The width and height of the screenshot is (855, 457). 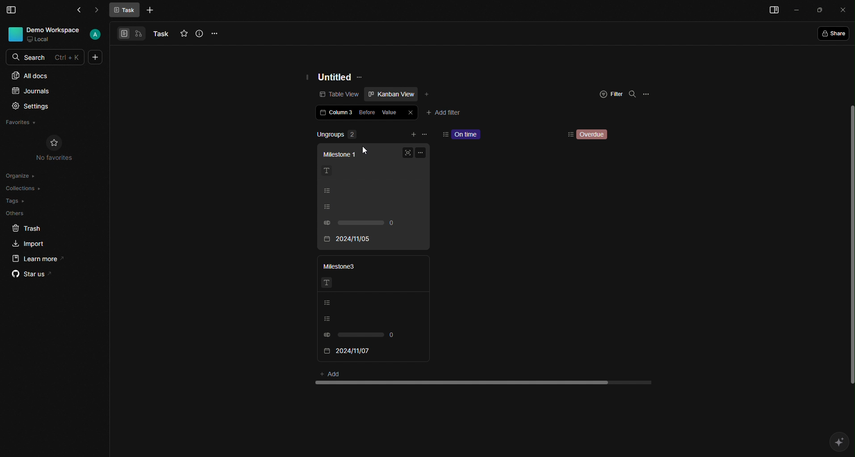 What do you see at coordinates (25, 189) in the screenshot?
I see `Collections` at bounding box center [25, 189].